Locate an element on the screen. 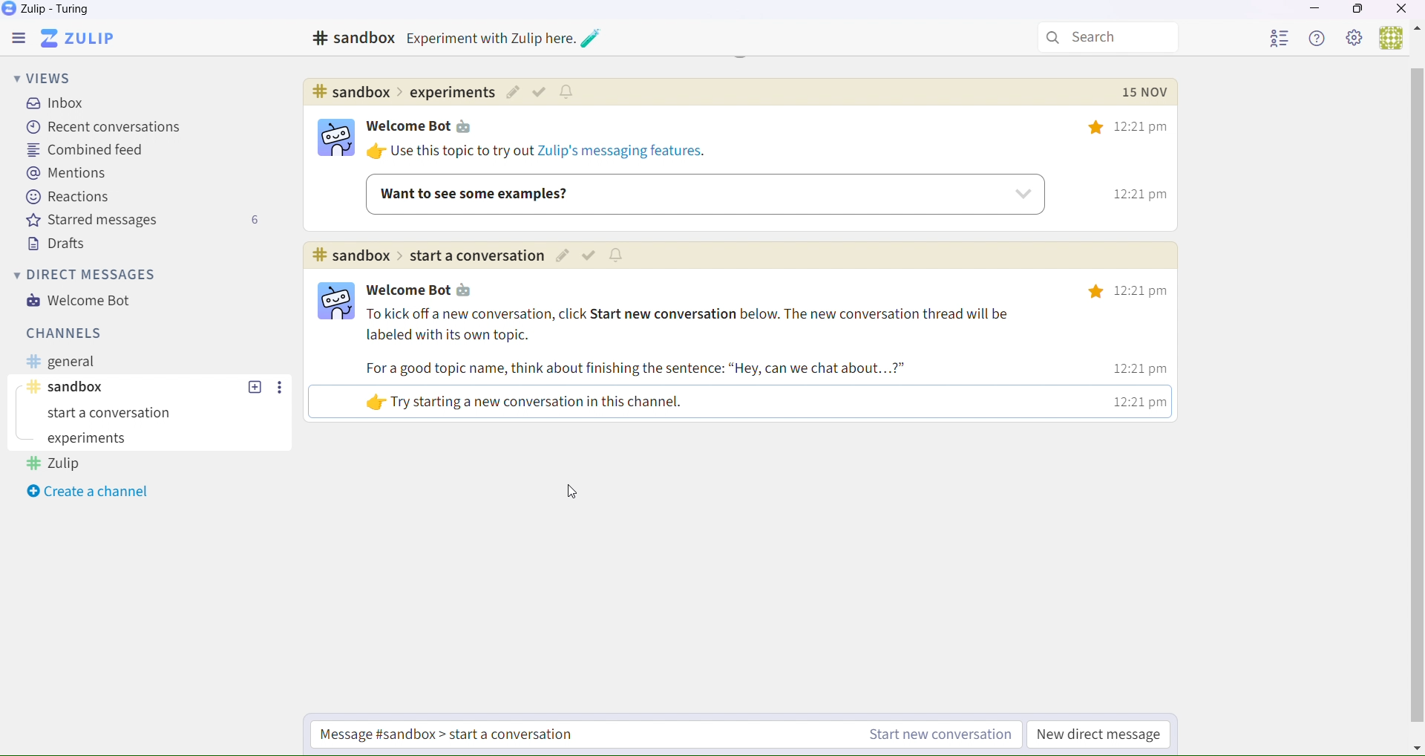  Help is located at coordinates (1319, 39).